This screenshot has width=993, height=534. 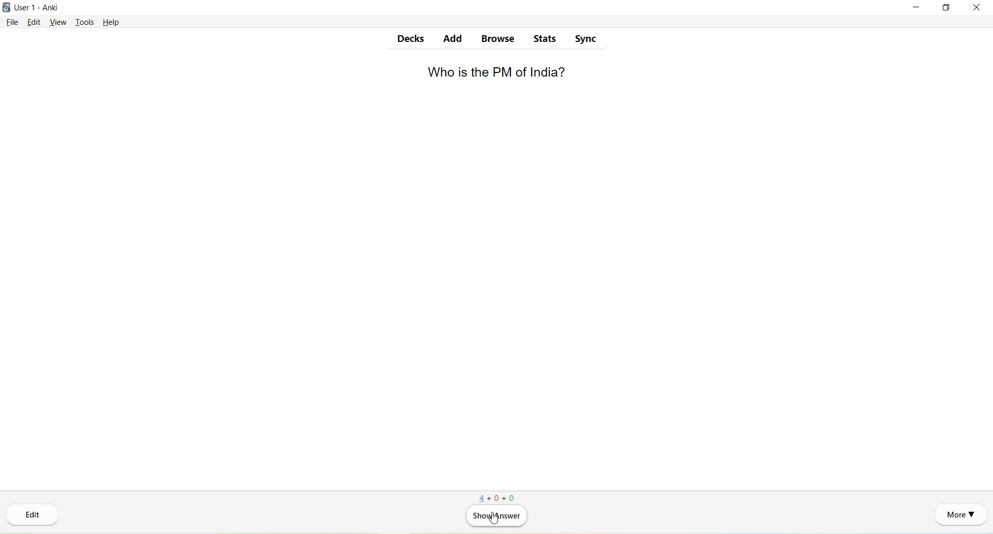 What do you see at coordinates (6, 8) in the screenshot?
I see `Logo` at bounding box center [6, 8].